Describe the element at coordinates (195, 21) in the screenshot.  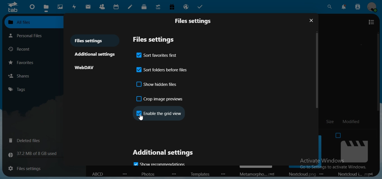
I see `files settings` at that location.